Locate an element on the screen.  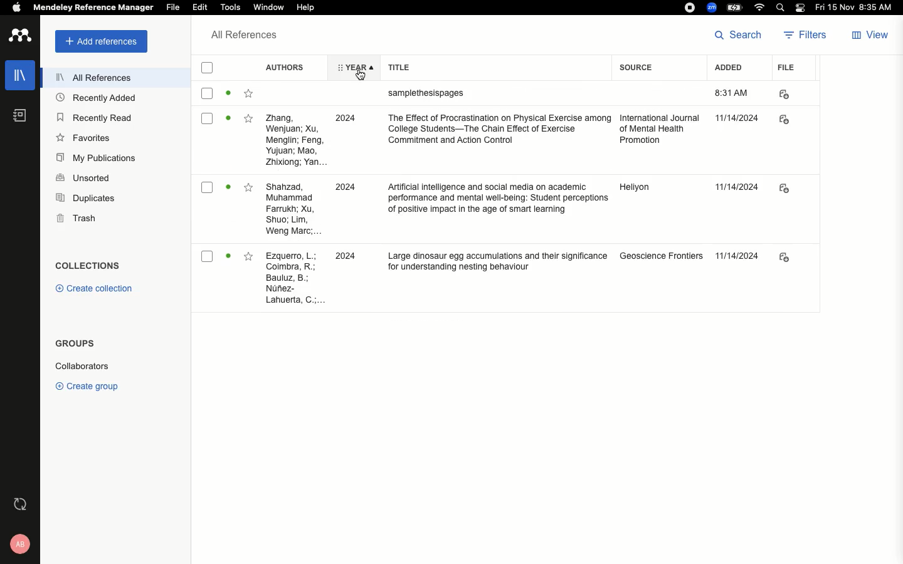
File is located at coordinates (785, 69).